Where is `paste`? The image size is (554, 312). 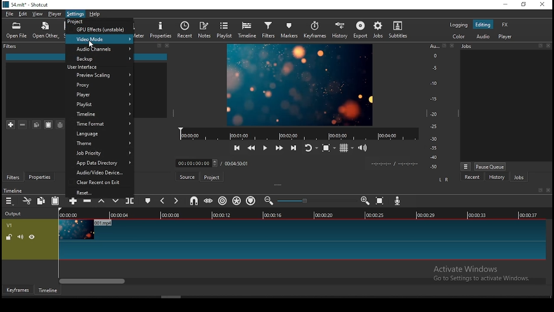
paste is located at coordinates (48, 125).